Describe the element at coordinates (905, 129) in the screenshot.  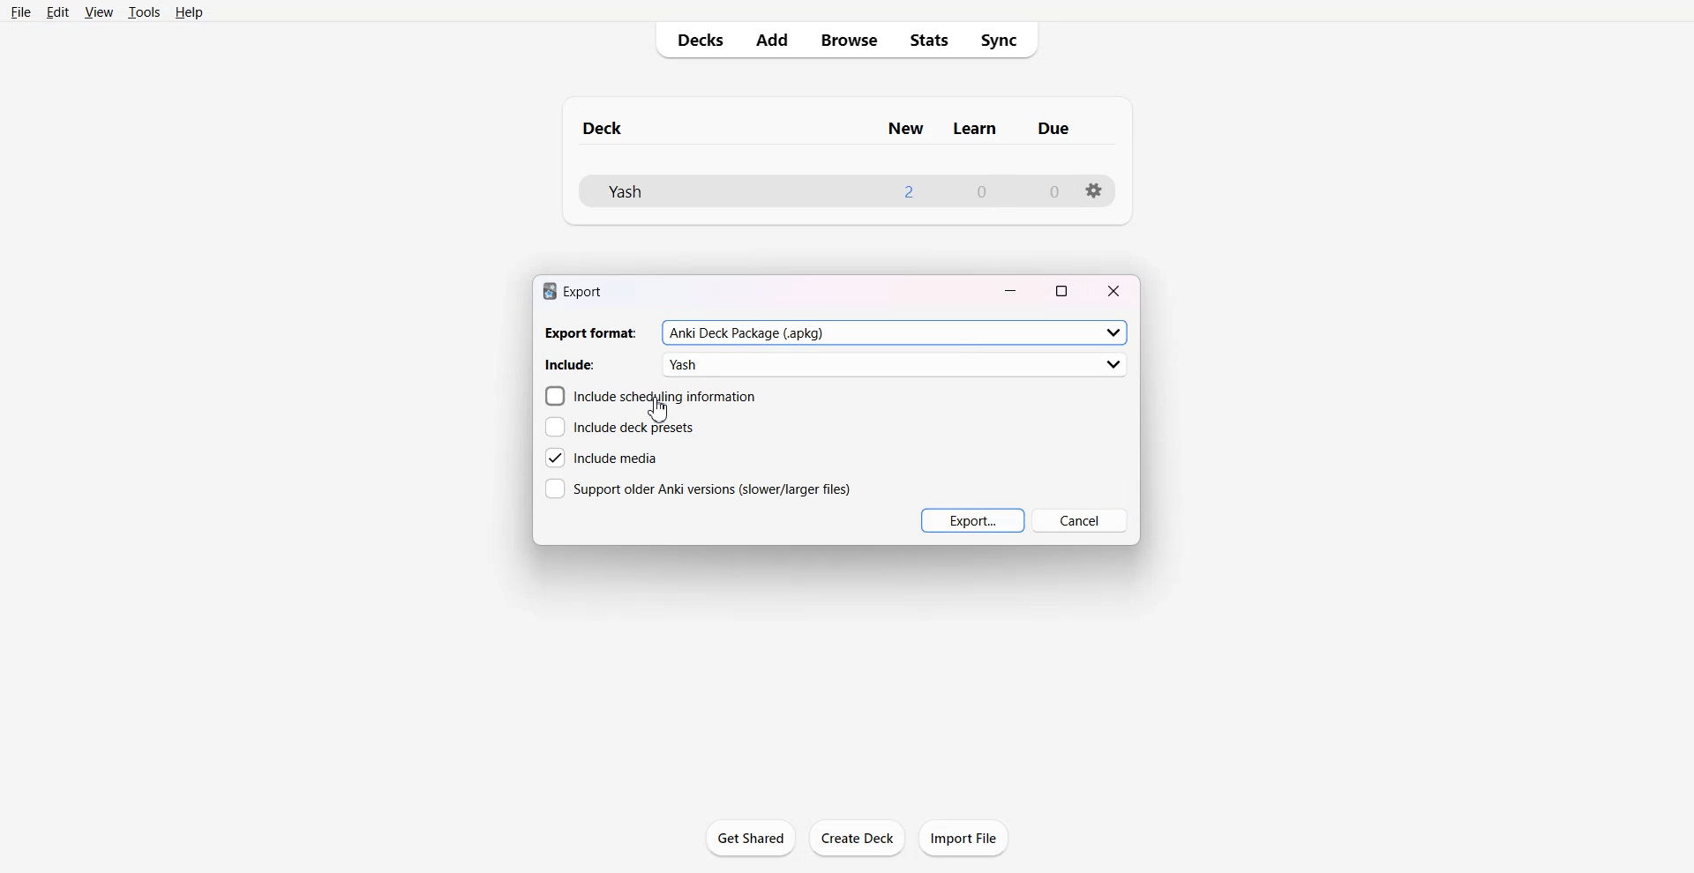
I see `new` at that location.